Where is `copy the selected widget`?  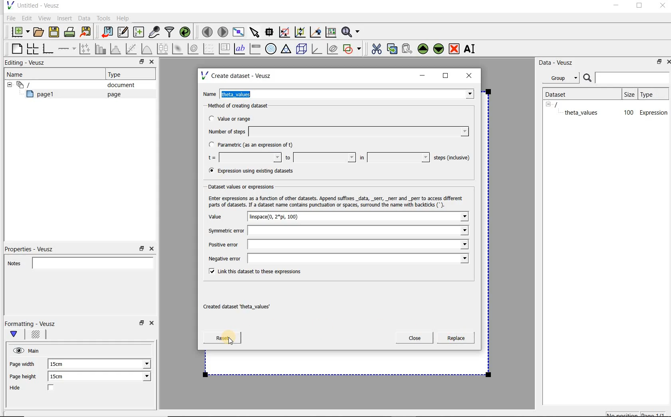
copy the selected widget is located at coordinates (393, 48).